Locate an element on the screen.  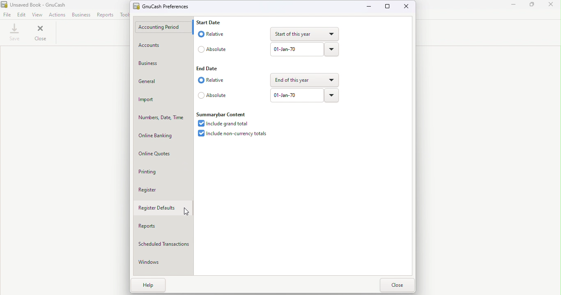
Accounting period is located at coordinates (164, 27).